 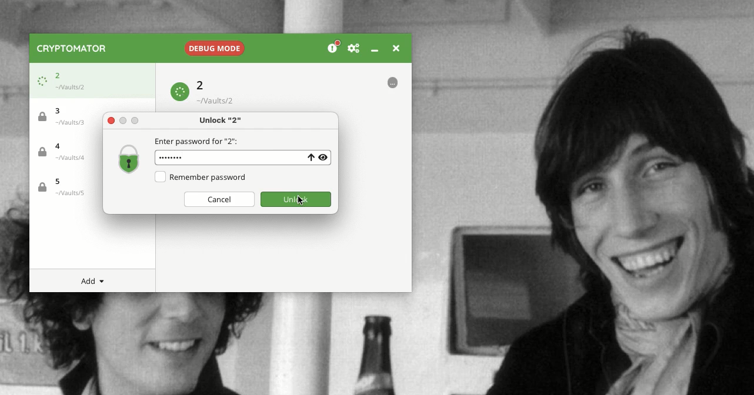 I want to click on Close, so click(x=395, y=47).